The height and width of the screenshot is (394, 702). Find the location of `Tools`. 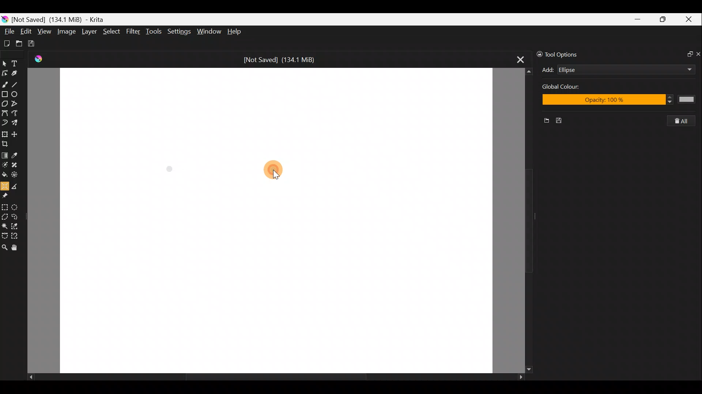

Tools is located at coordinates (155, 32).